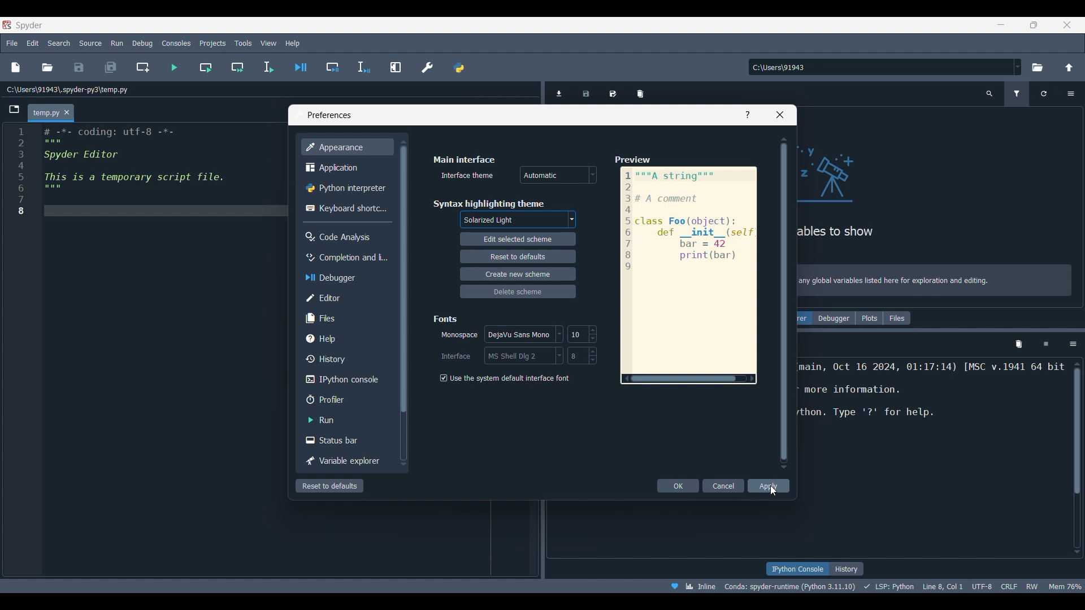 The image size is (1085, 610). I want to click on Section title, so click(488, 204).